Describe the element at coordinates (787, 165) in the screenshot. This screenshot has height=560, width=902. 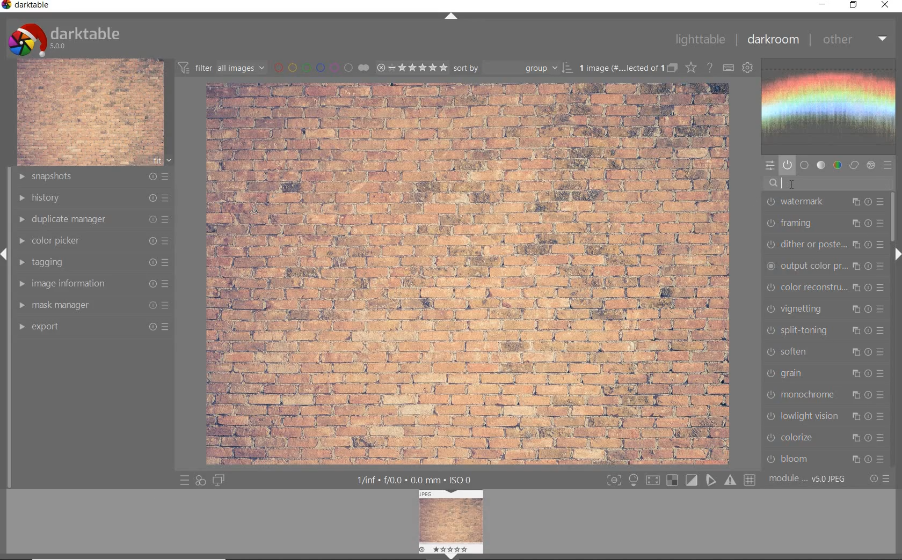
I see `show only active module` at that location.